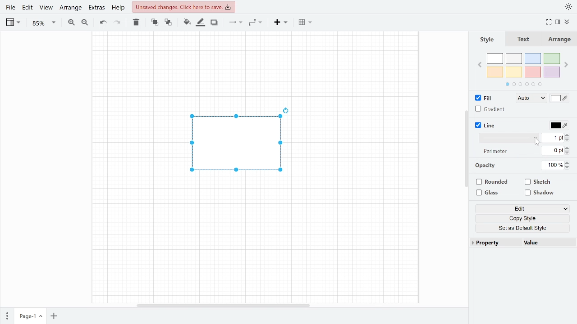 Image resolution: width=577 pixels, height=324 pixels. What do you see at coordinates (560, 39) in the screenshot?
I see `Arrange` at bounding box center [560, 39].